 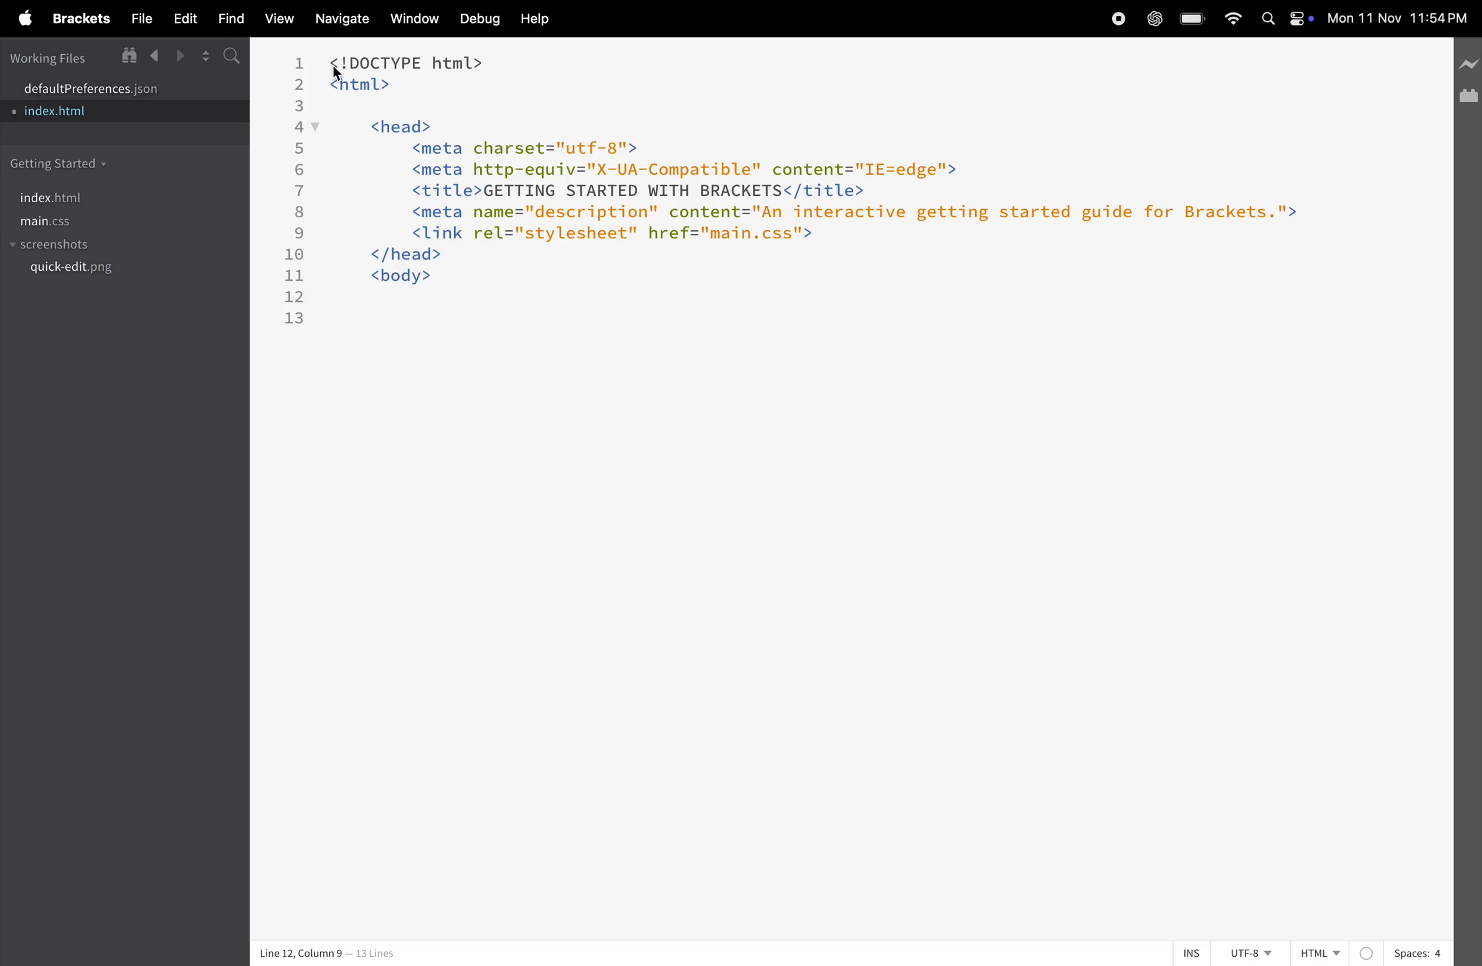 What do you see at coordinates (229, 57) in the screenshot?
I see `search` at bounding box center [229, 57].